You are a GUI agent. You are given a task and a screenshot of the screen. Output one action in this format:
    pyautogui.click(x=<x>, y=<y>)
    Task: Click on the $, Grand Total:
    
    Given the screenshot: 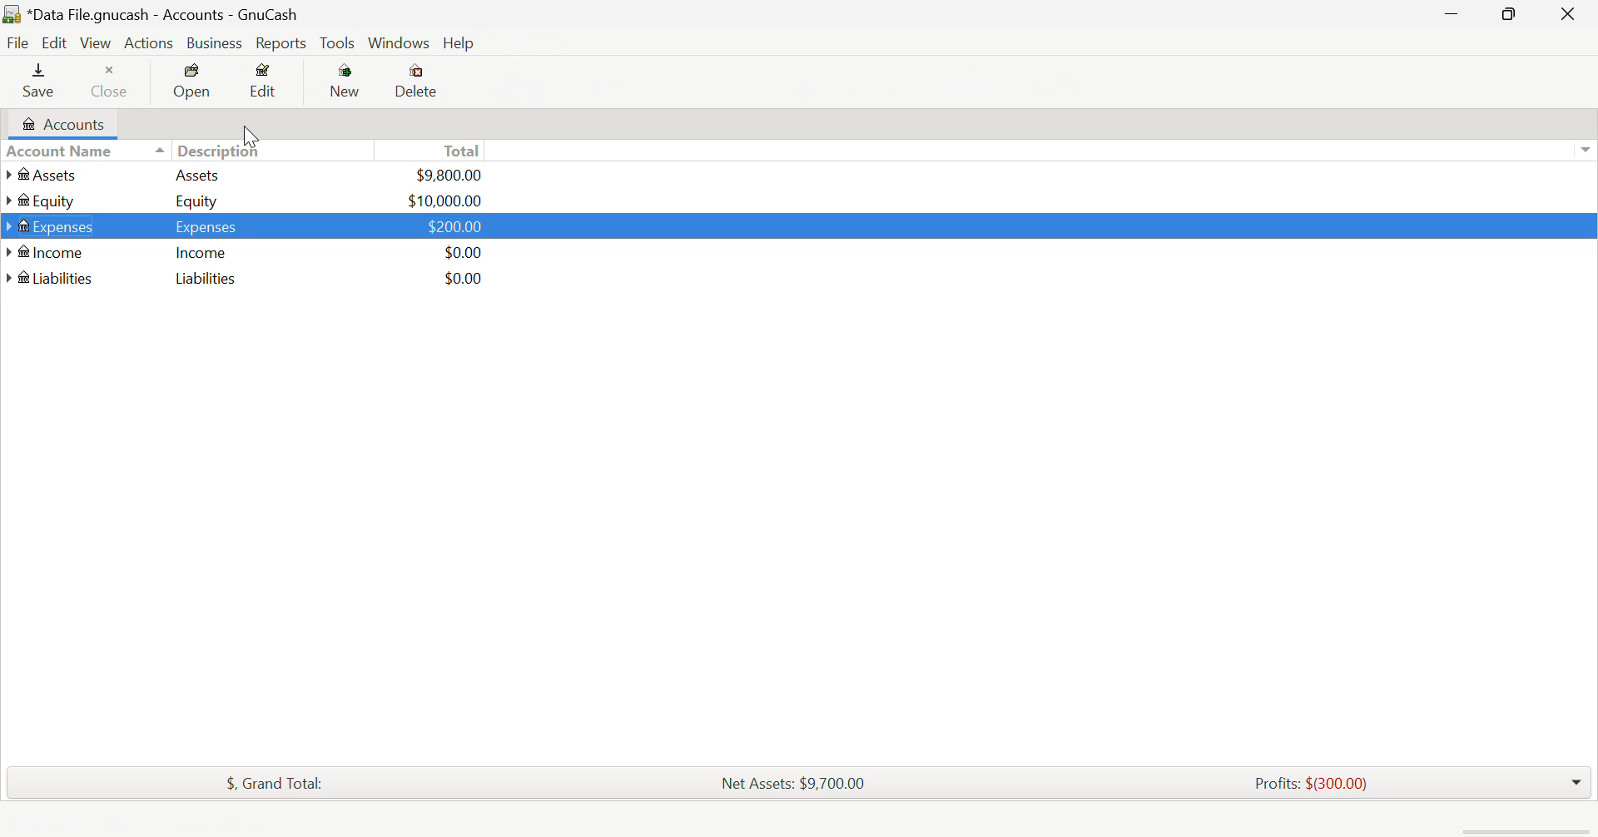 What is the action you would take?
    pyautogui.click(x=275, y=783)
    